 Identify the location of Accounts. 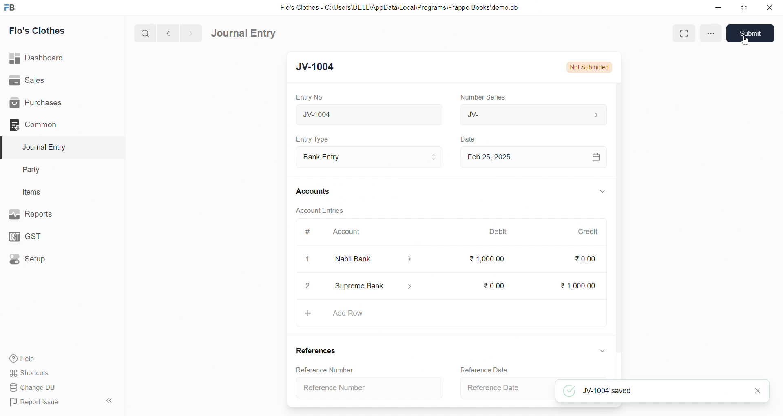
(318, 190).